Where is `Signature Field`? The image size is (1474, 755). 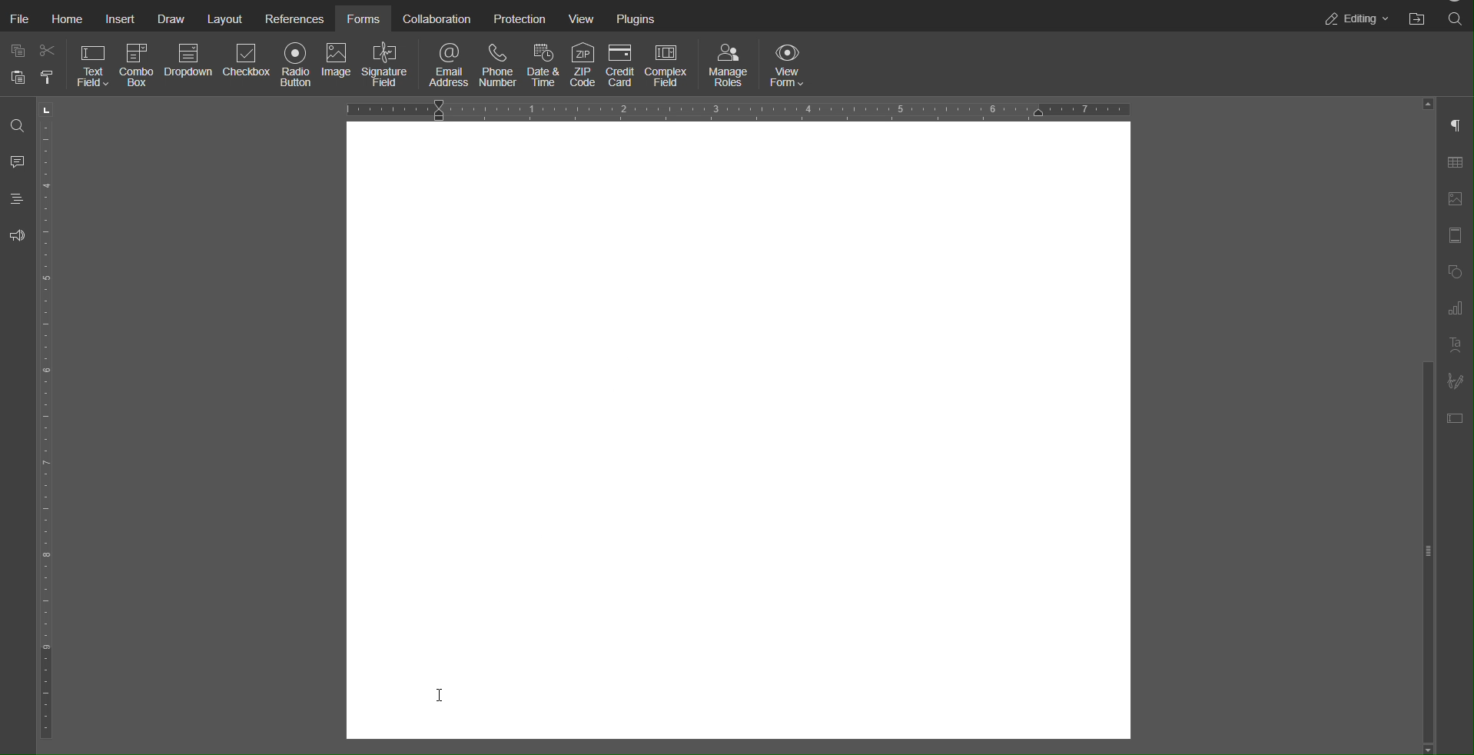
Signature Field is located at coordinates (390, 66).